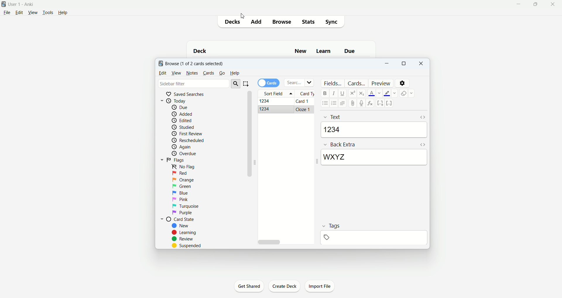 This screenshot has height=298, width=562. What do you see at coordinates (237, 84) in the screenshot?
I see `search` at bounding box center [237, 84].